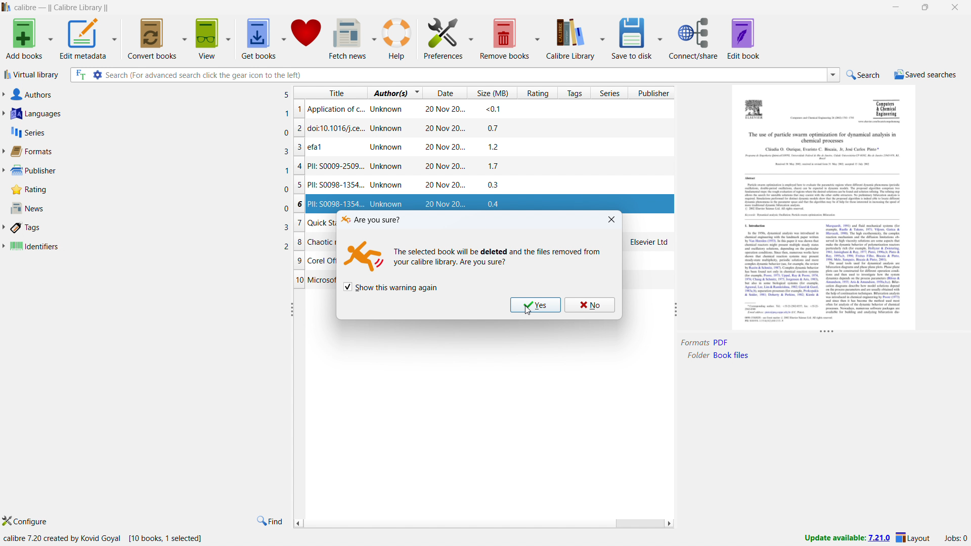 The width and height of the screenshot is (971, 546). I want to click on connect/share, so click(694, 38).